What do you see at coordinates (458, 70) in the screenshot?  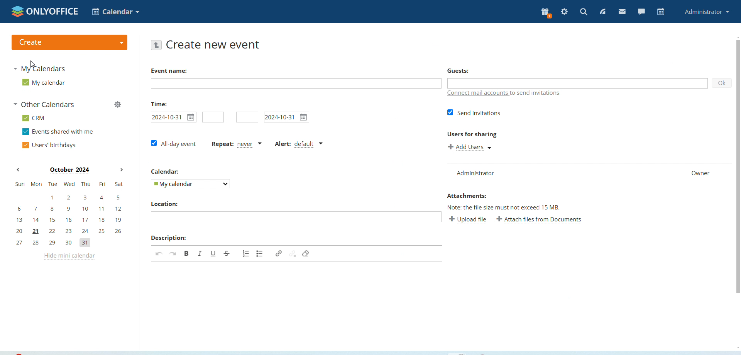 I see `guests` at bounding box center [458, 70].